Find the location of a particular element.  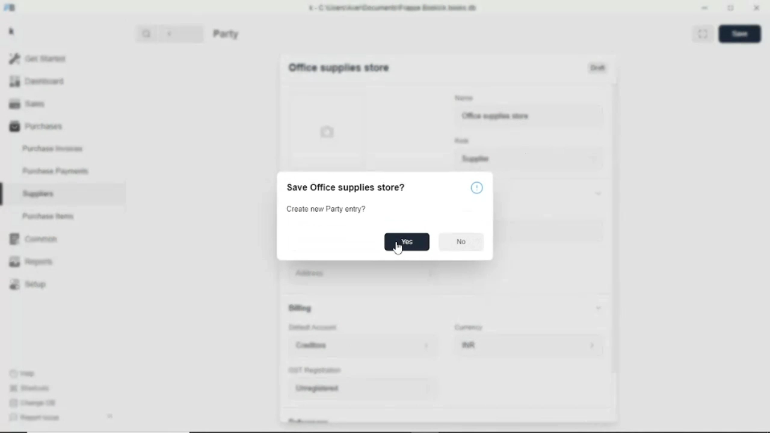

Create new party entry? is located at coordinates (327, 210).